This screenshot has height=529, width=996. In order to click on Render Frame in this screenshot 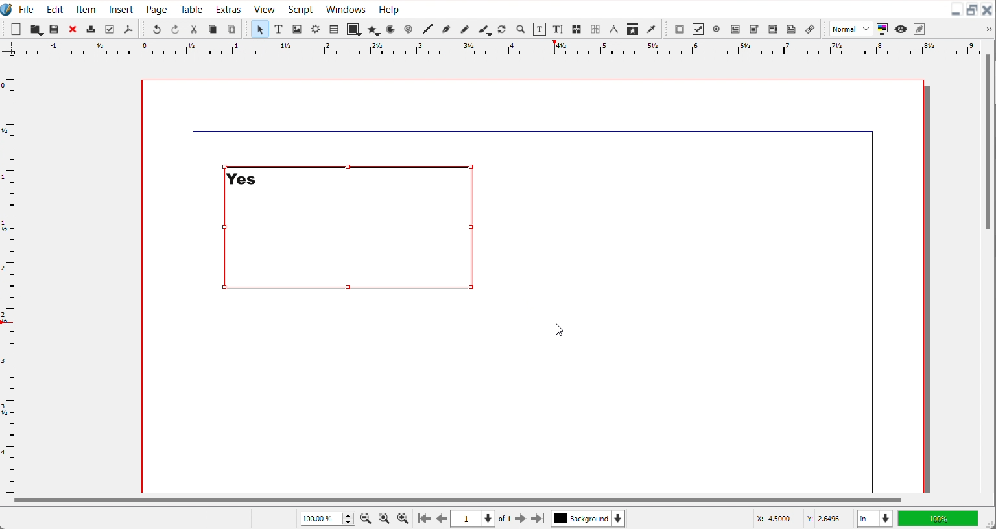, I will do `click(315, 29)`.